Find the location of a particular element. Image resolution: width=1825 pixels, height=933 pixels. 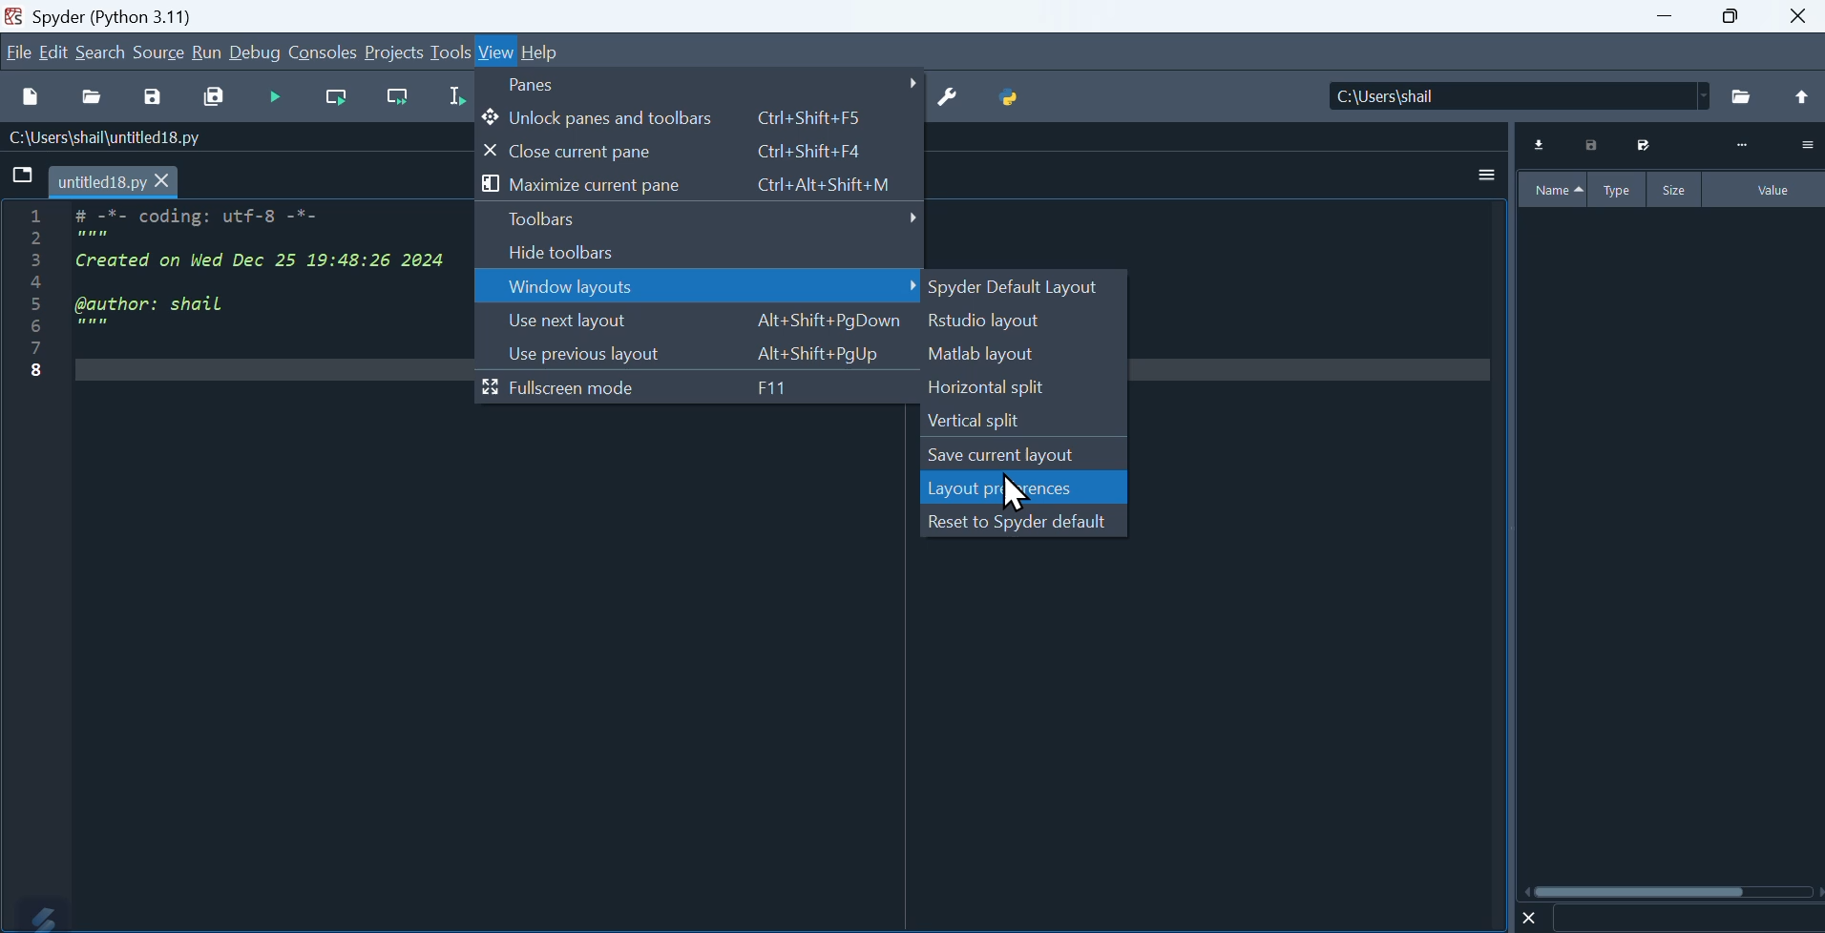

R studio layout is located at coordinates (1025, 321).